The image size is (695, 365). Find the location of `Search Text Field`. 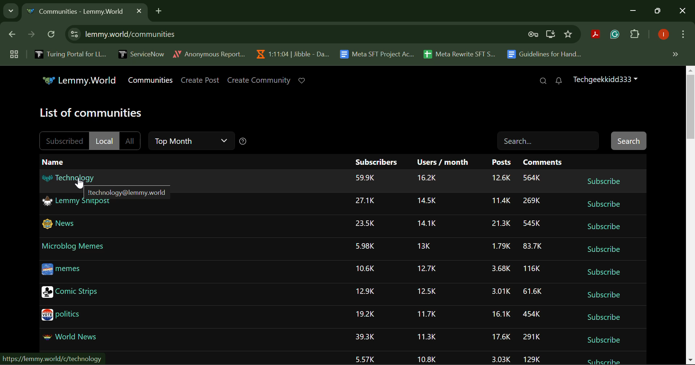

Search Text Field is located at coordinates (549, 141).